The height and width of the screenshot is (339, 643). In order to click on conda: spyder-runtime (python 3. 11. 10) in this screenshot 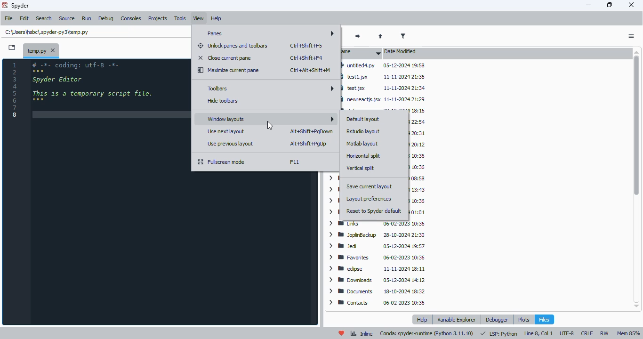, I will do `click(427, 334)`.